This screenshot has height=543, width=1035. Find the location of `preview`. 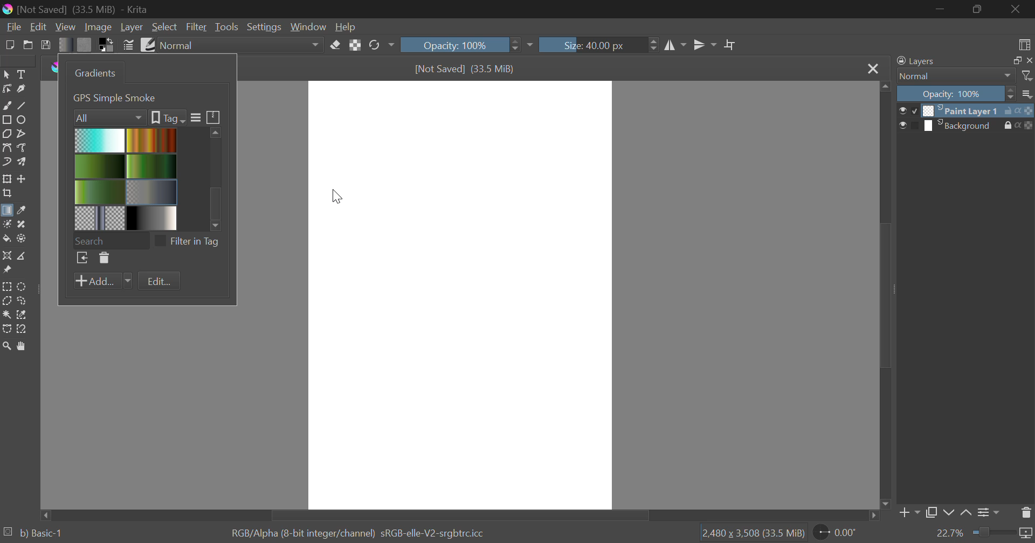

preview is located at coordinates (909, 126).